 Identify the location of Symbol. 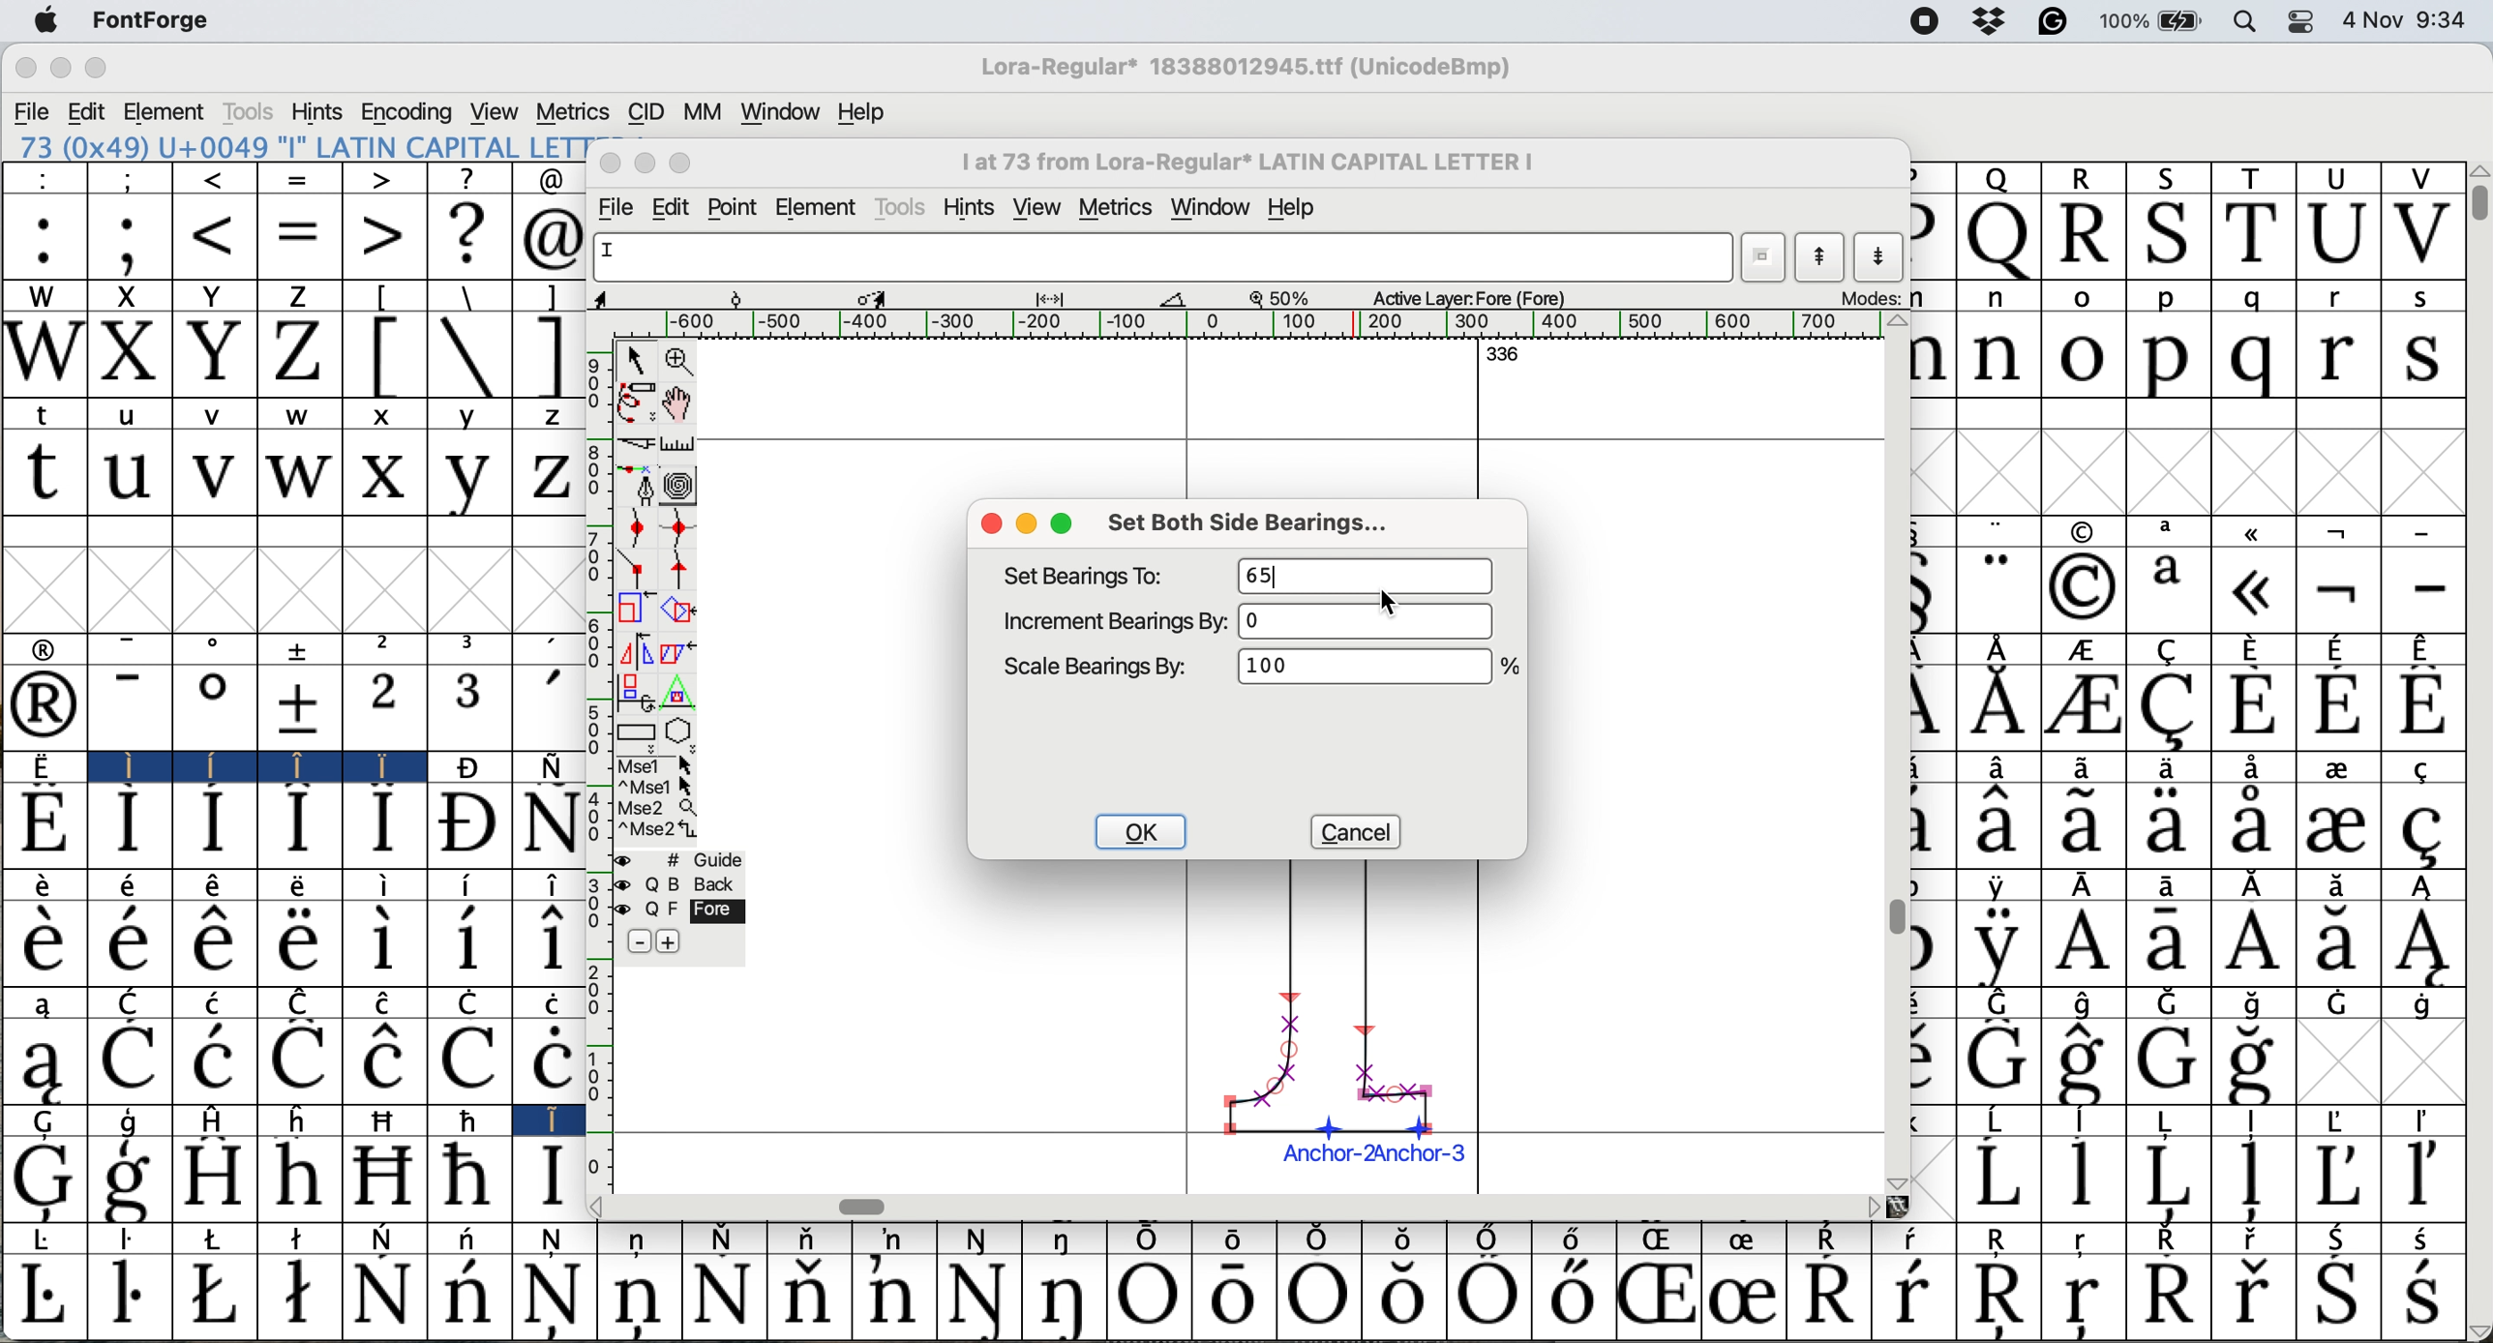
(2254, 644).